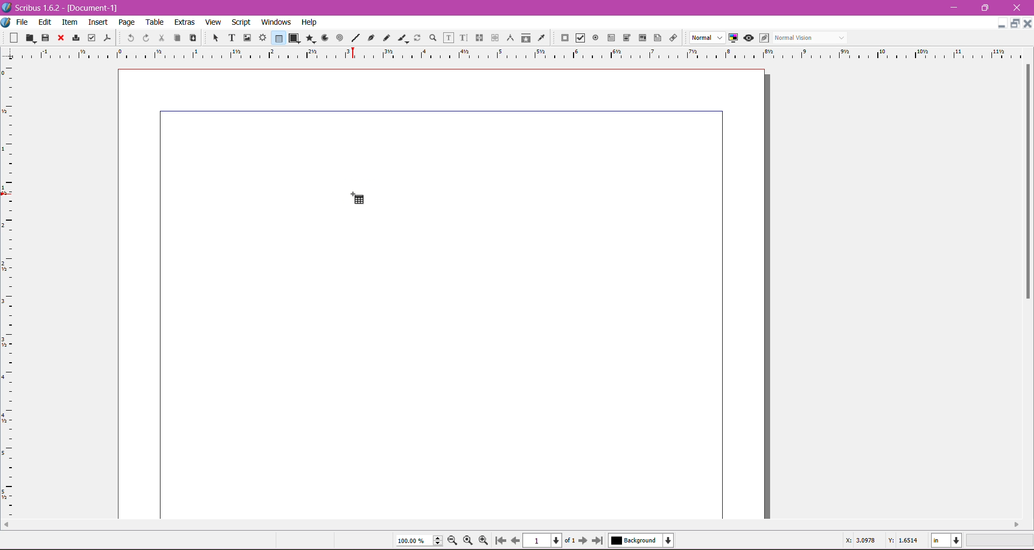  I want to click on Rotate Them, so click(416, 37).